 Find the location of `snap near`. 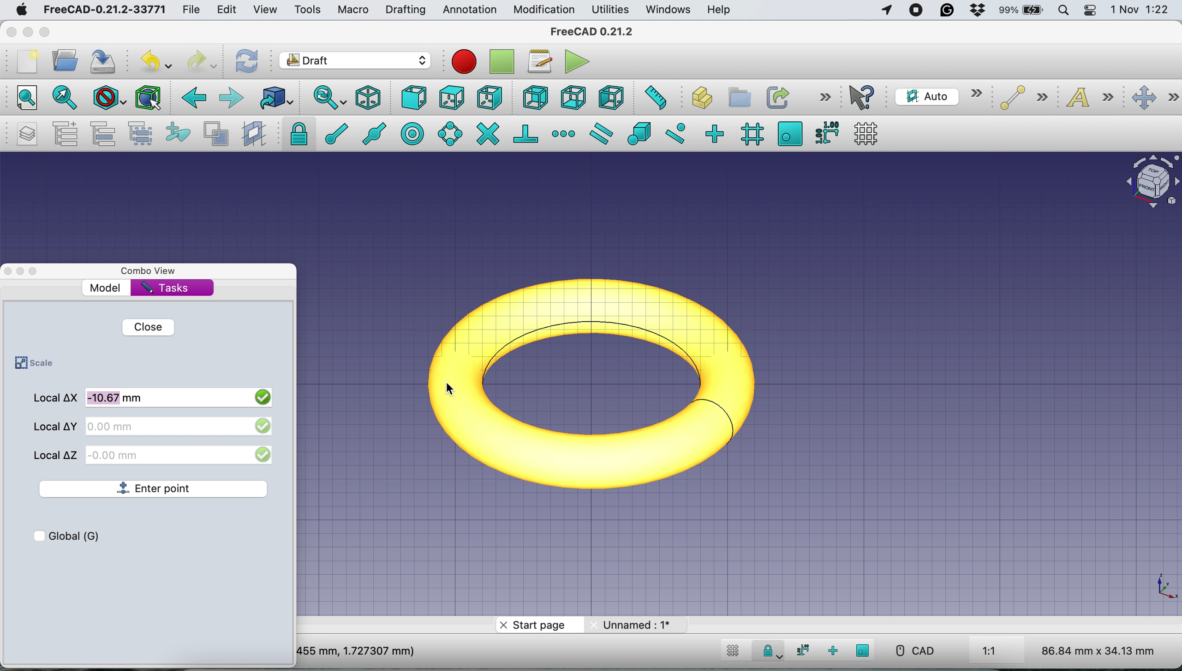

snap near is located at coordinates (676, 133).